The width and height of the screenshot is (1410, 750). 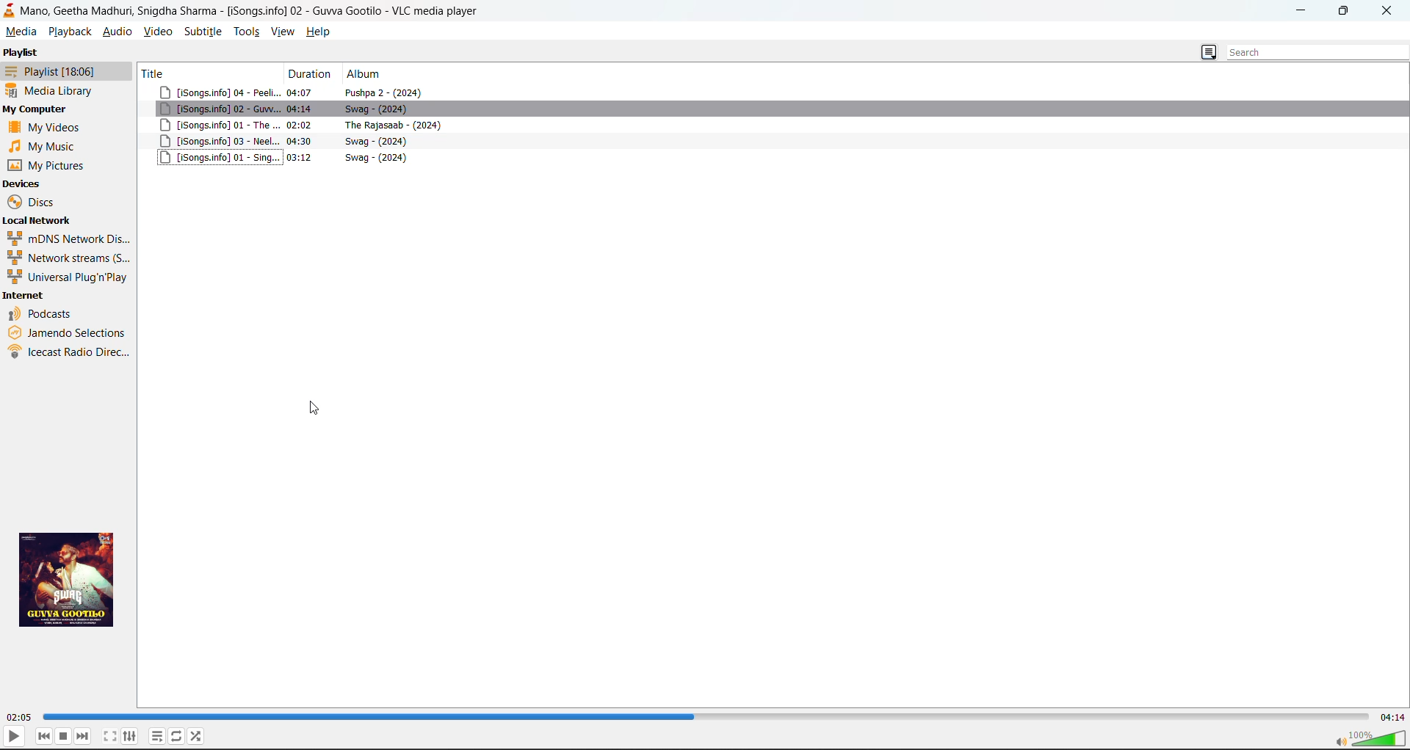 I want to click on song, so click(x=775, y=142).